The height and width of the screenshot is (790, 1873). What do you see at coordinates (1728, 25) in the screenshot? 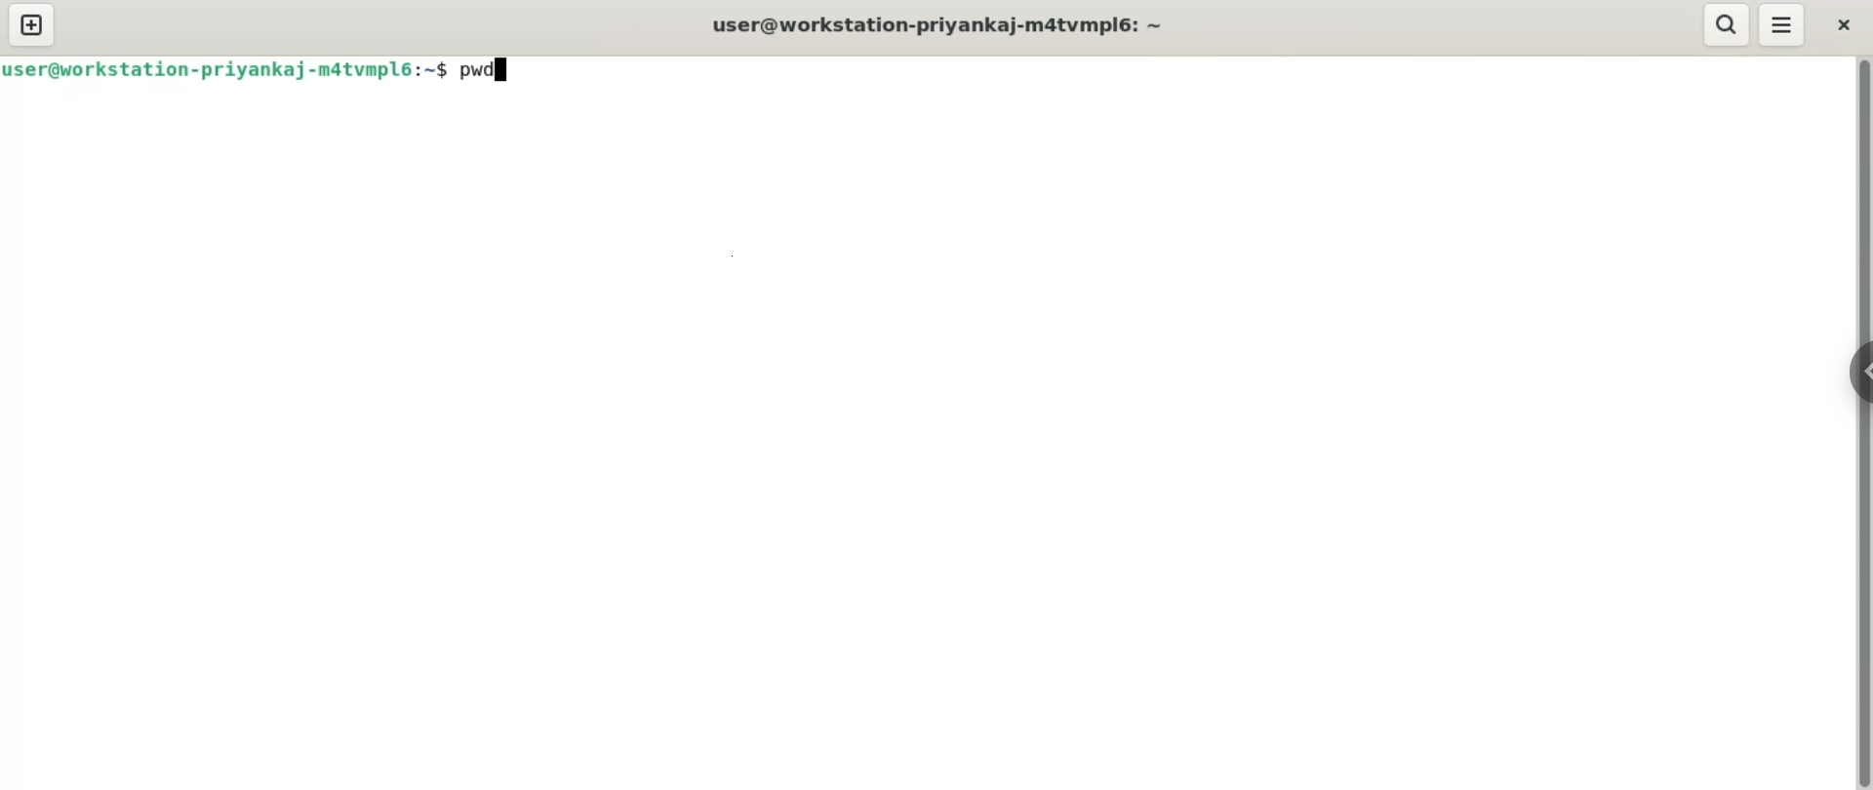
I see `search` at bounding box center [1728, 25].